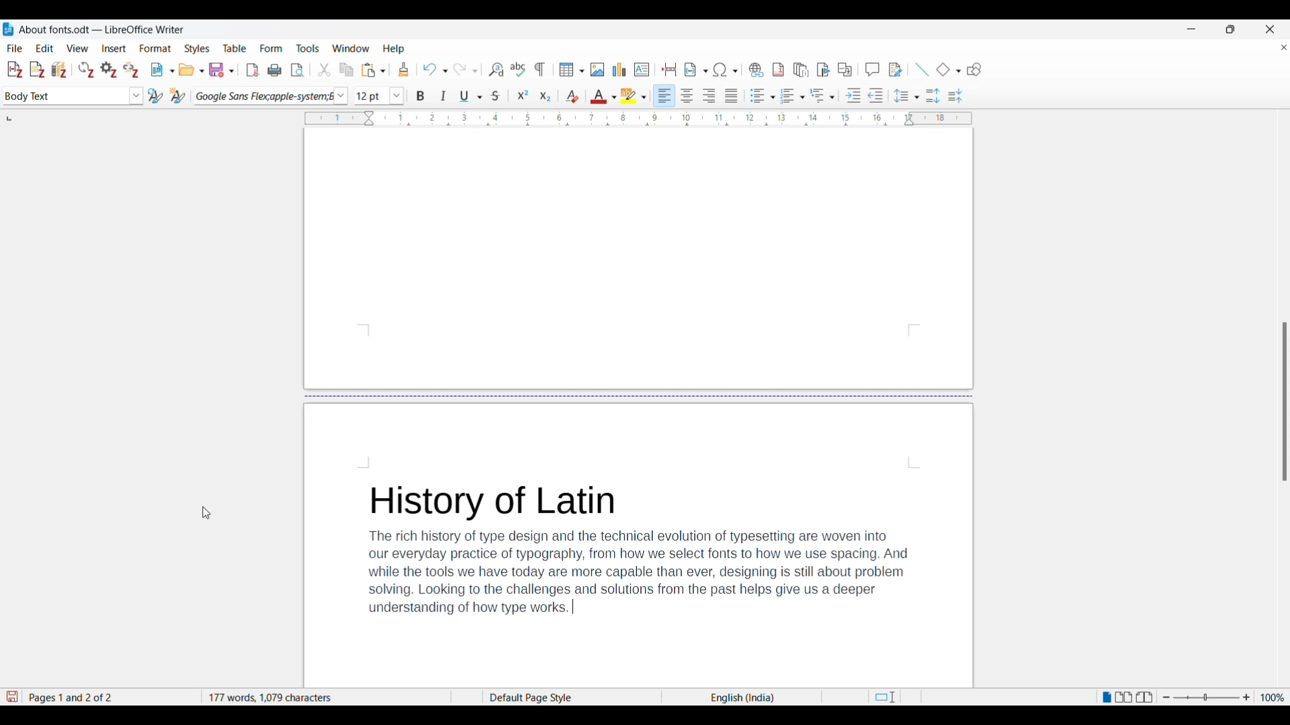 This screenshot has width=1290, height=725. Describe the element at coordinates (325, 69) in the screenshot. I see `Cut` at that location.